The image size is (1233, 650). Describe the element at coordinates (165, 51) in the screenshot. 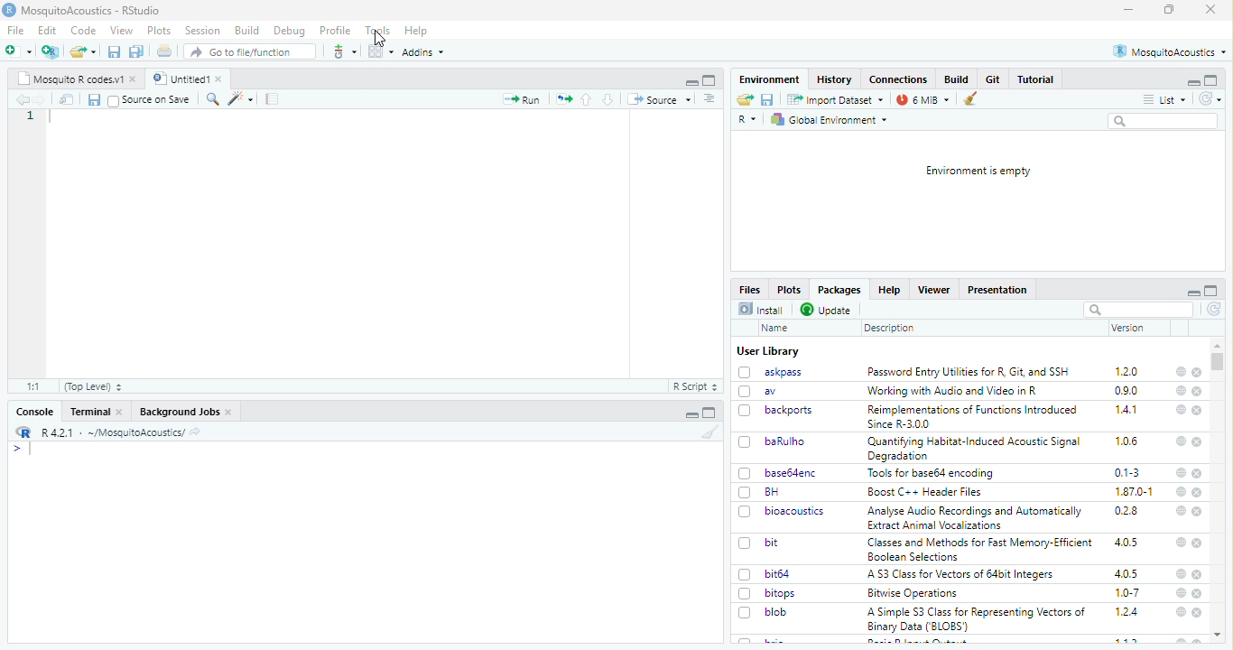

I see `print` at that location.